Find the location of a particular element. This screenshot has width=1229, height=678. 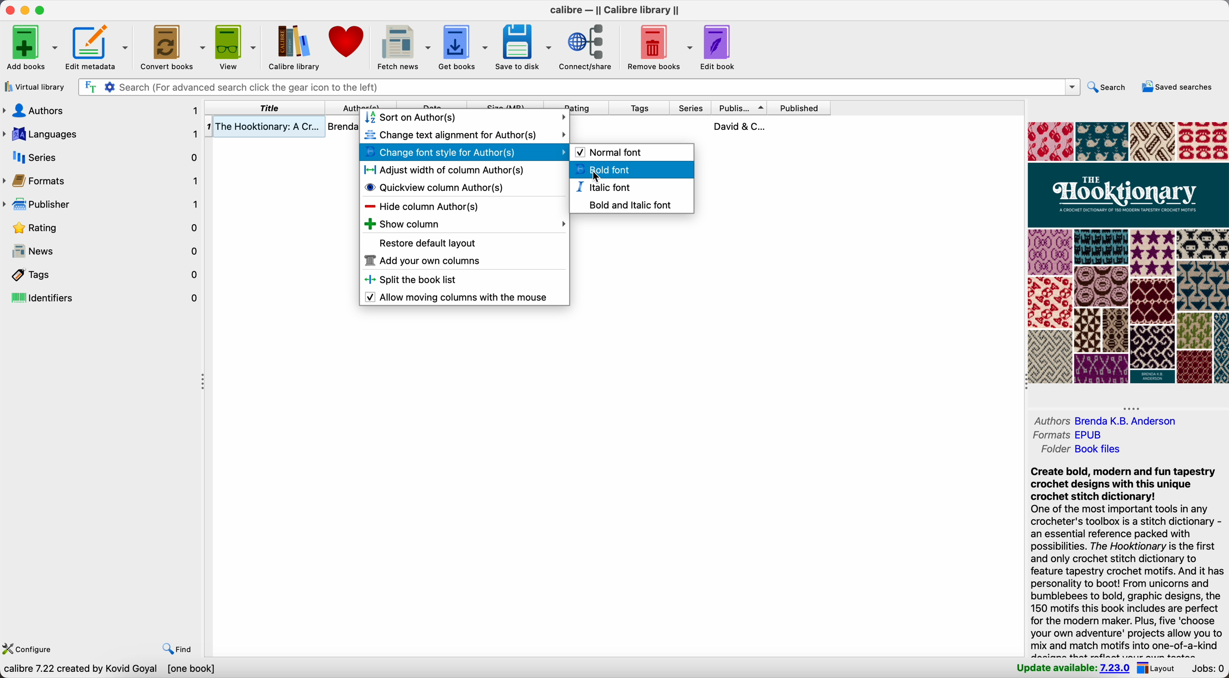

date is located at coordinates (431, 104).